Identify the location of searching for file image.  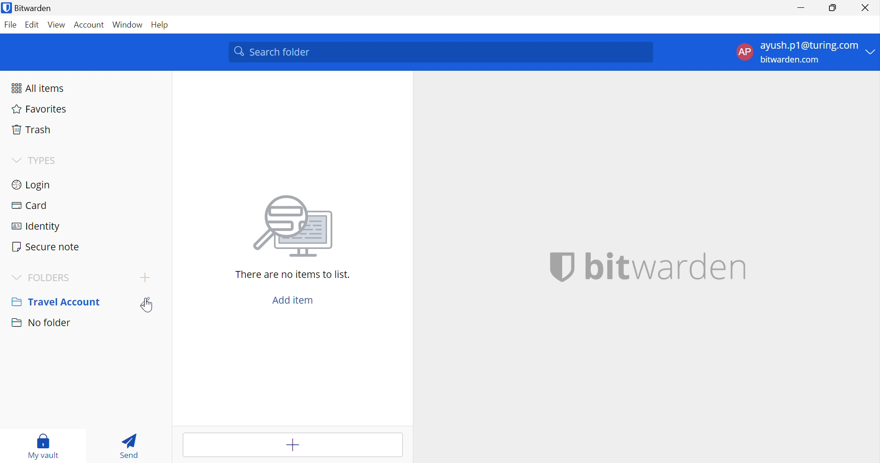
(294, 227).